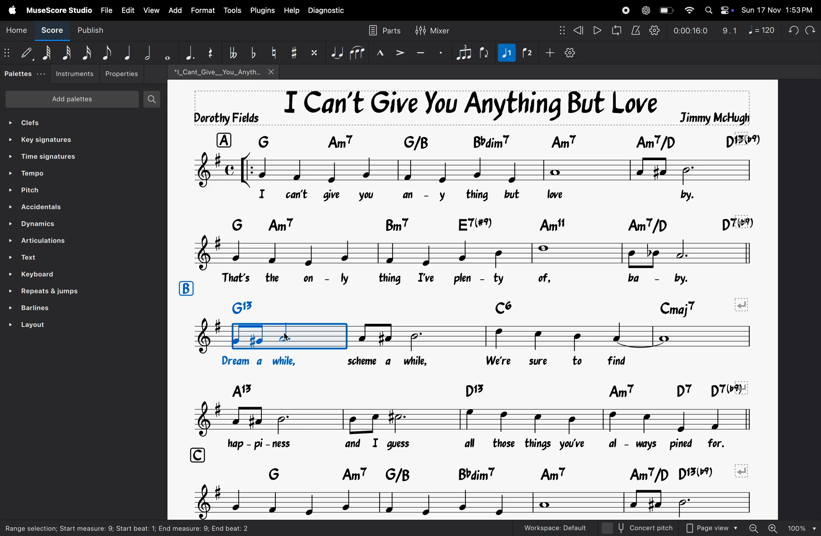  Describe the element at coordinates (649, 527) in the screenshot. I see `concept pitch` at that location.